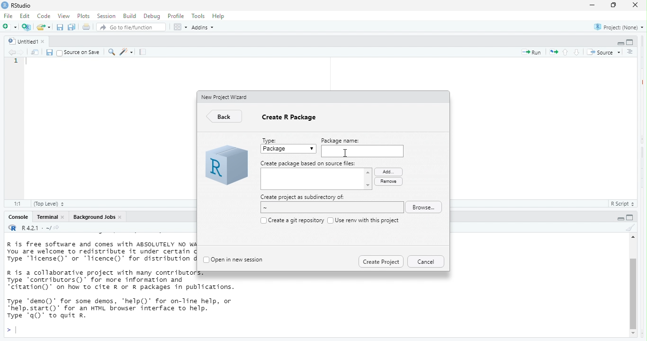 The image size is (647, 341). Describe the element at coordinates (618, 218) in the screenshot. I see `hide r script` at that location.